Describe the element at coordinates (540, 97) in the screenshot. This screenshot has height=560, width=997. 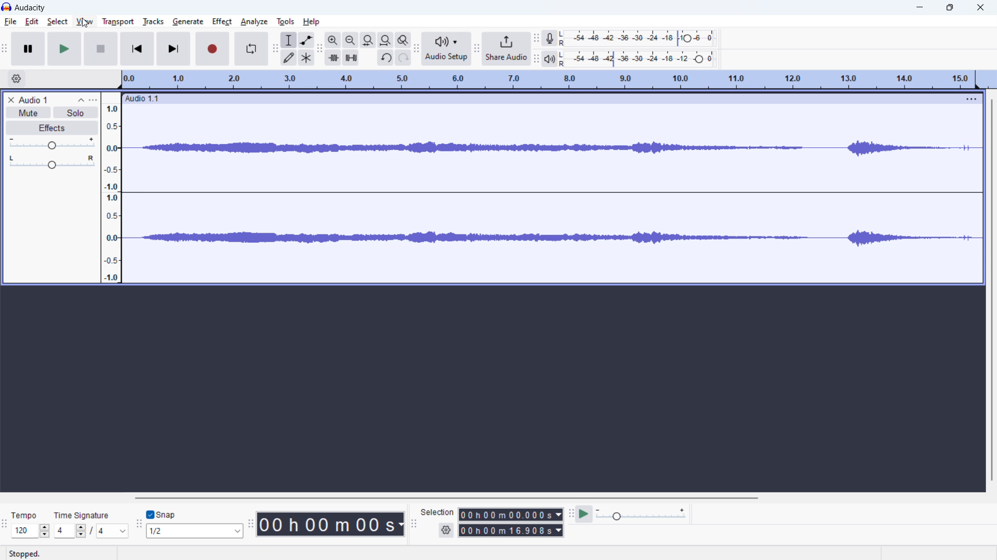
I see `hold to move` at that location.